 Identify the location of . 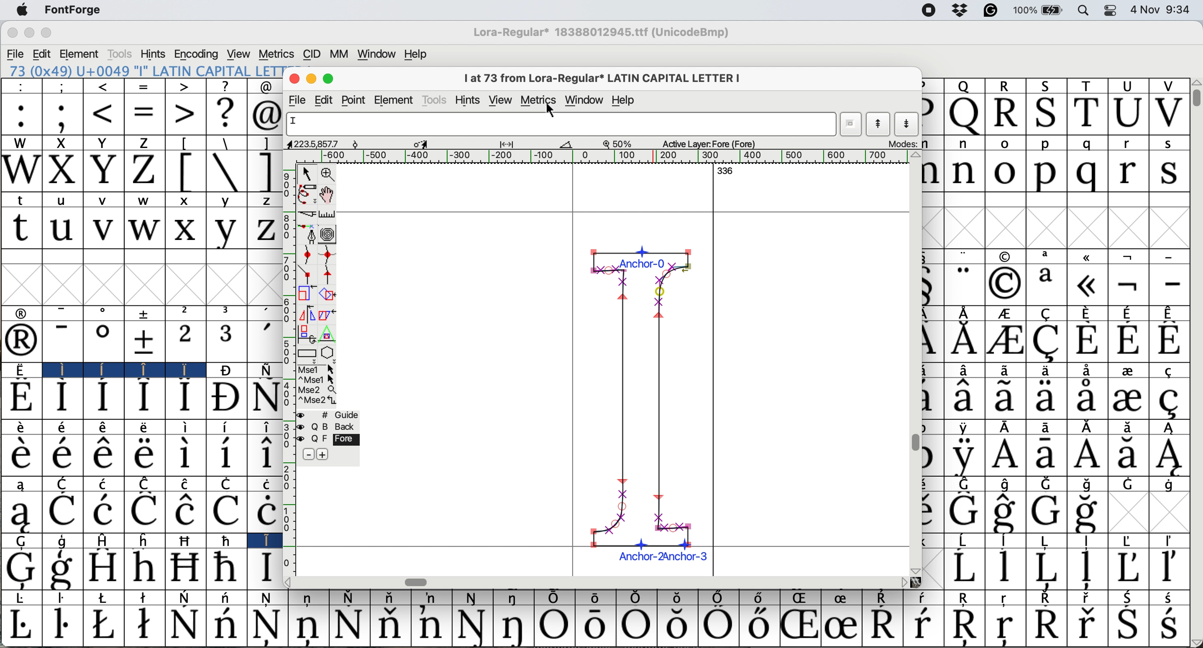
(360, 143).